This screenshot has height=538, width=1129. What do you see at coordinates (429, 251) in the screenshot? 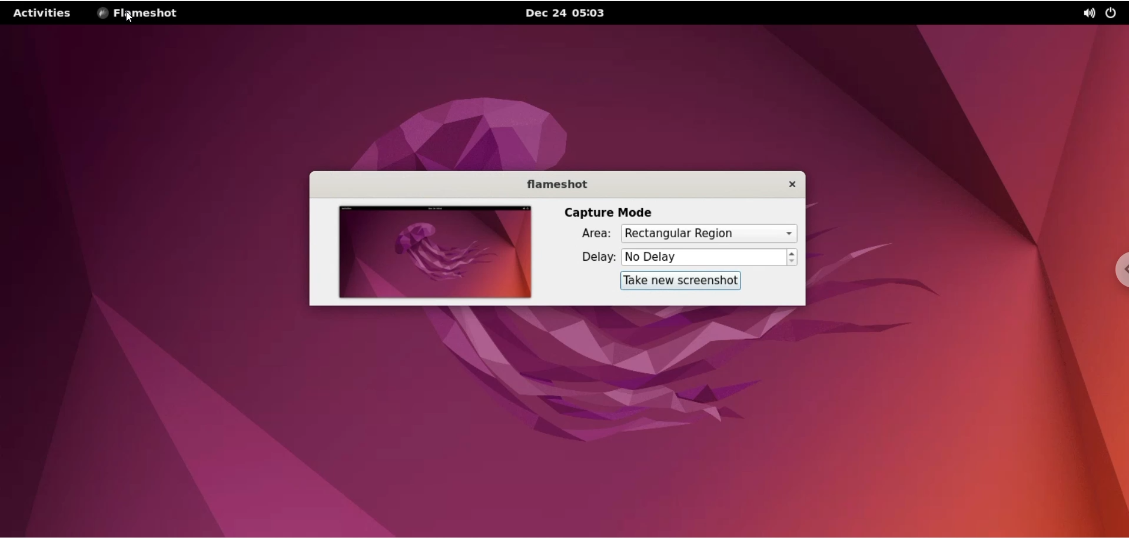
I see `screenshot preview` at bounding box center [429, 251].